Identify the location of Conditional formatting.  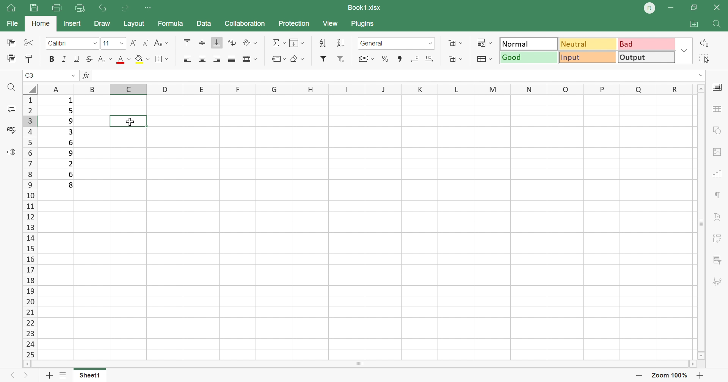
(484, 42).